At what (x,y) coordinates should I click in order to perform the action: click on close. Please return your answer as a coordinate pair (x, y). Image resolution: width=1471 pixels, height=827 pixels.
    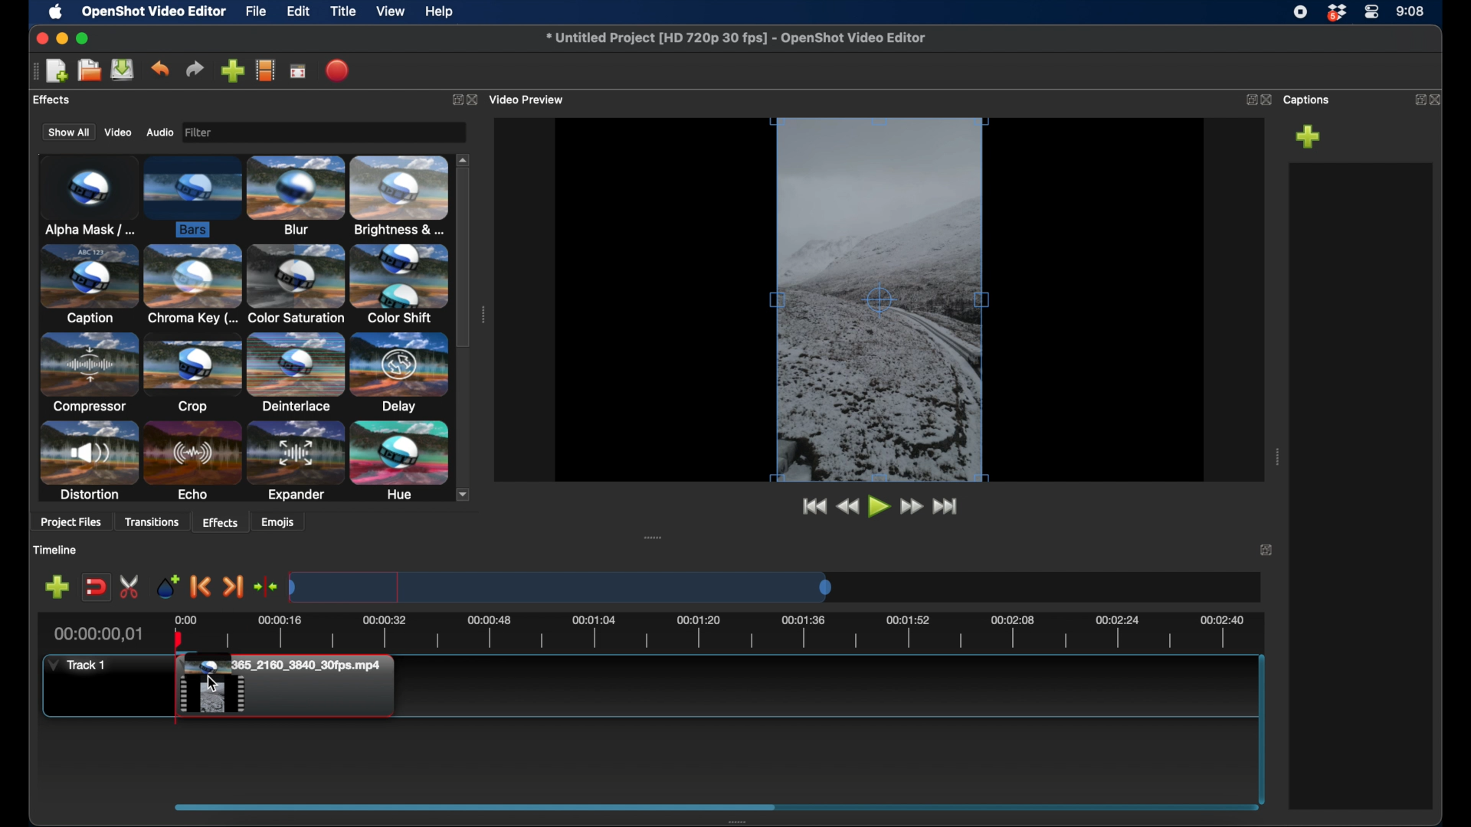
    Looking at the image, I should click on (1439, 98).